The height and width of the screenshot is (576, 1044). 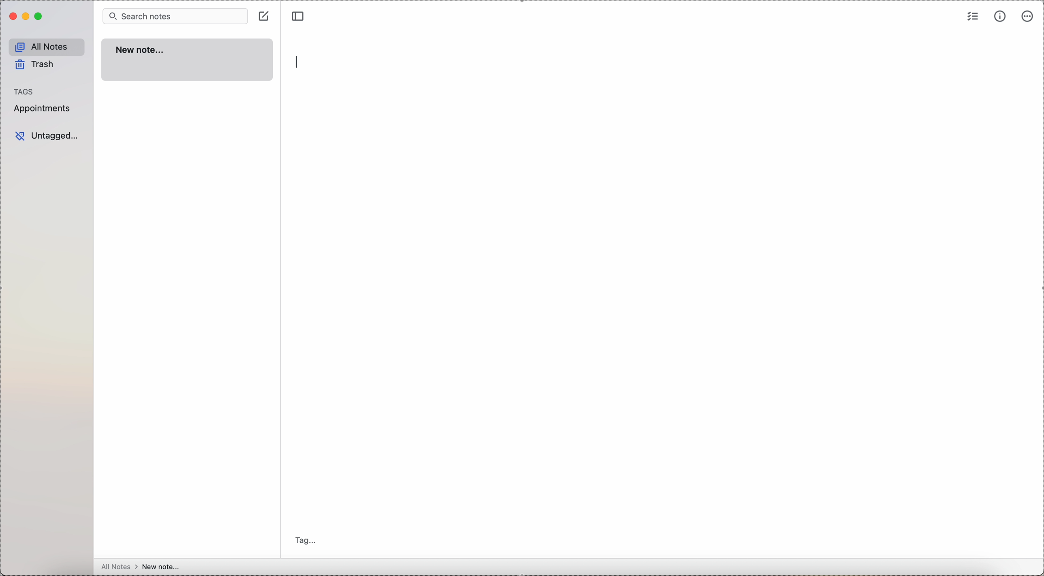 What do you see at coordinates (47, 47) in the screenshot?
I see `all notes` at bounding box center [47, 47].